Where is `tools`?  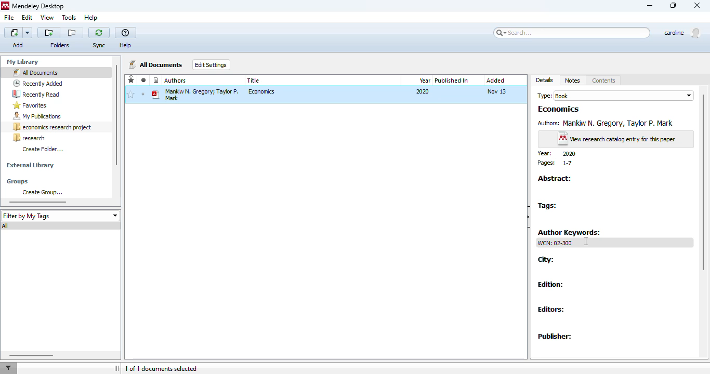
tools is located at coordinates (69, 18).